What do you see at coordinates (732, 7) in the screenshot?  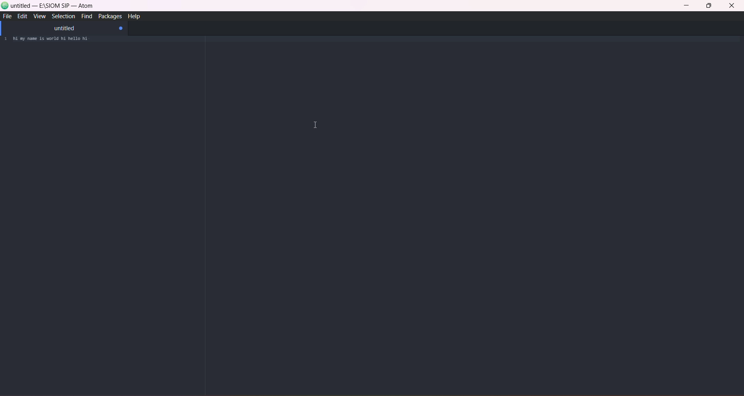 I see `close` at bounding box center [732, 7].